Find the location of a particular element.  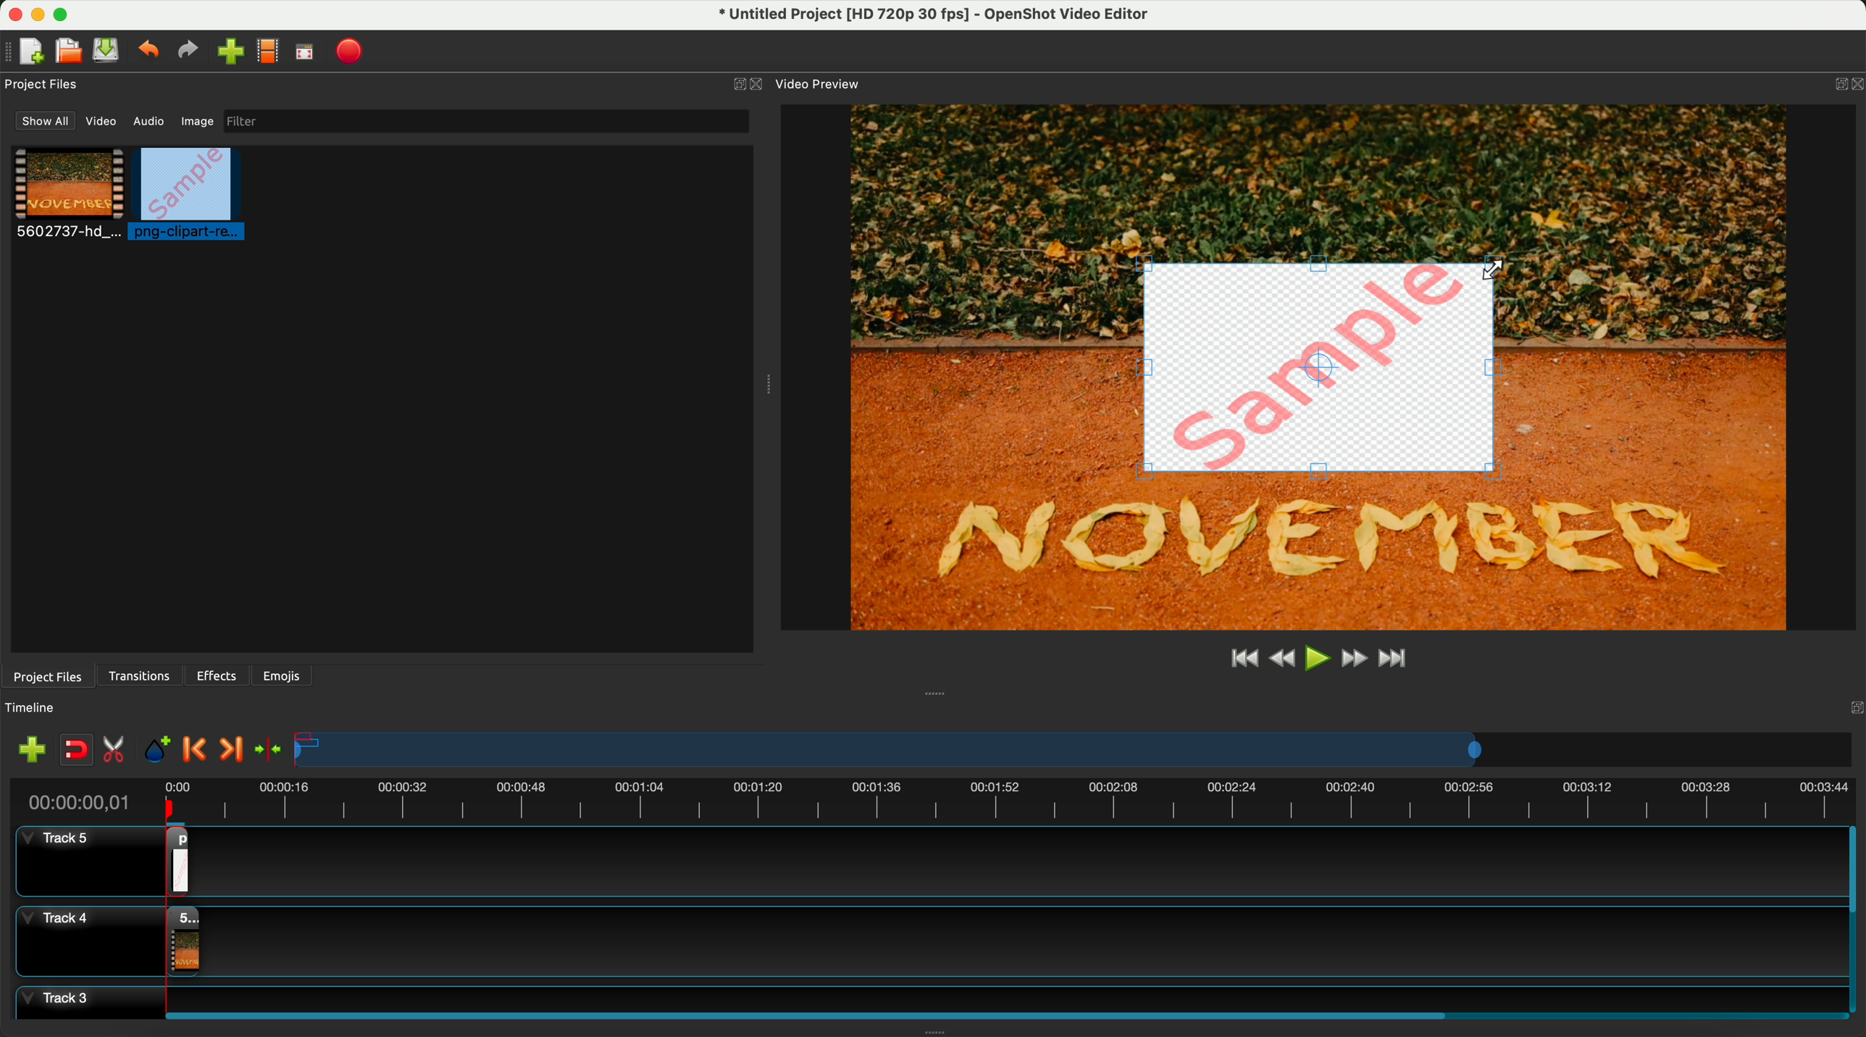

jump to end is located at coordinates (1394, 660).